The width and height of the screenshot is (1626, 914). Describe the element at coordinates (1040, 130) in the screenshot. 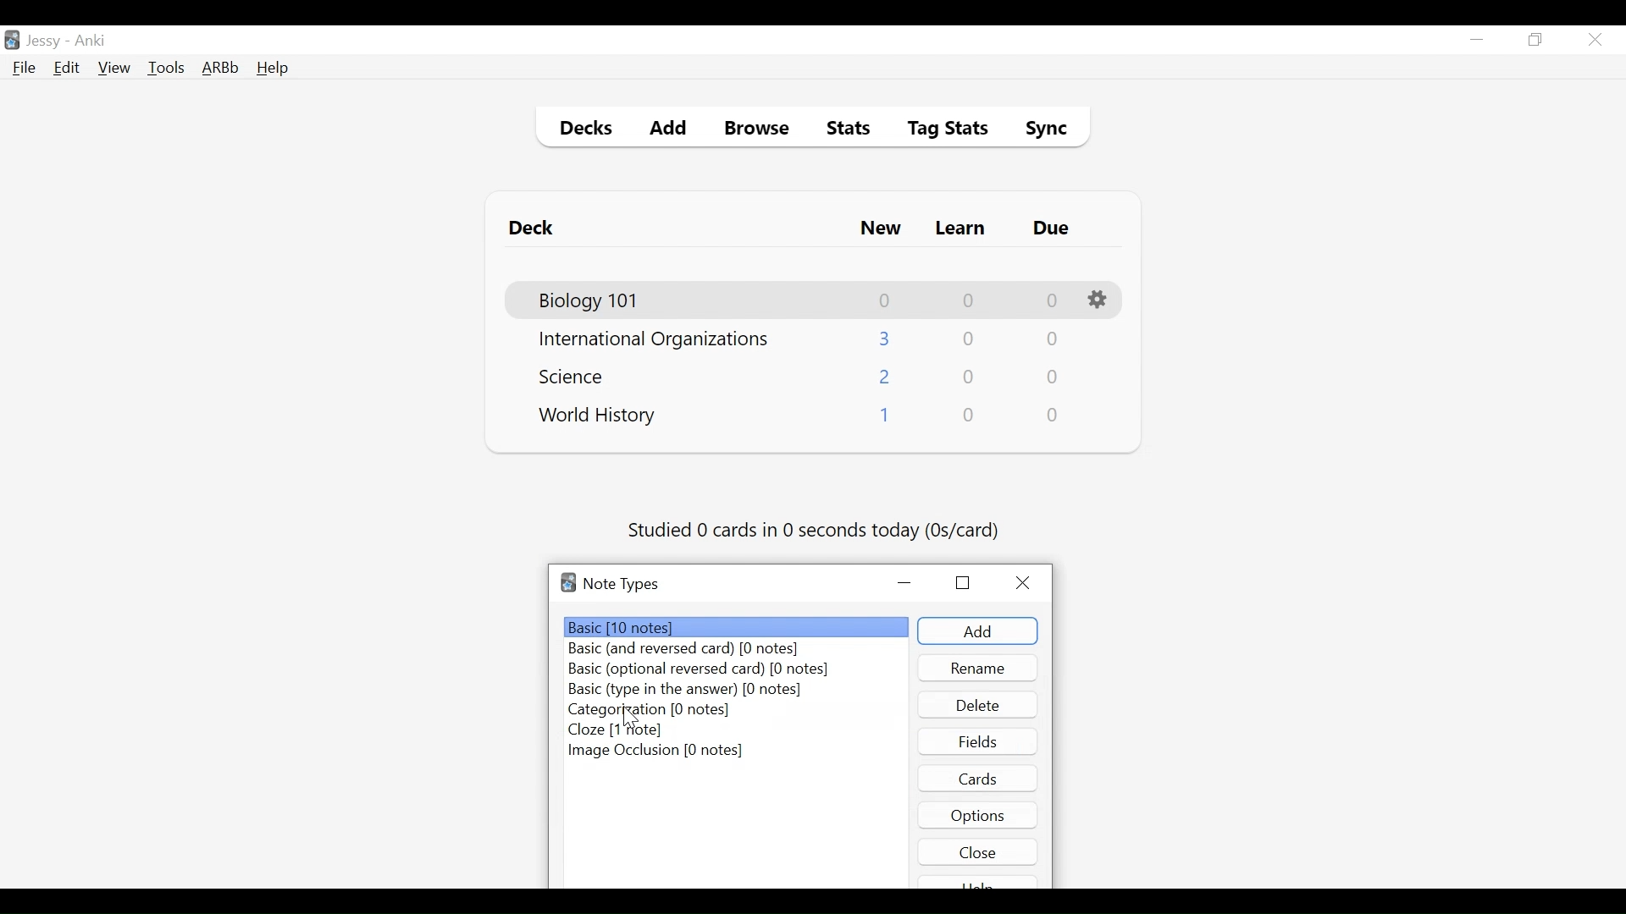

I see `Sybc` at that location.